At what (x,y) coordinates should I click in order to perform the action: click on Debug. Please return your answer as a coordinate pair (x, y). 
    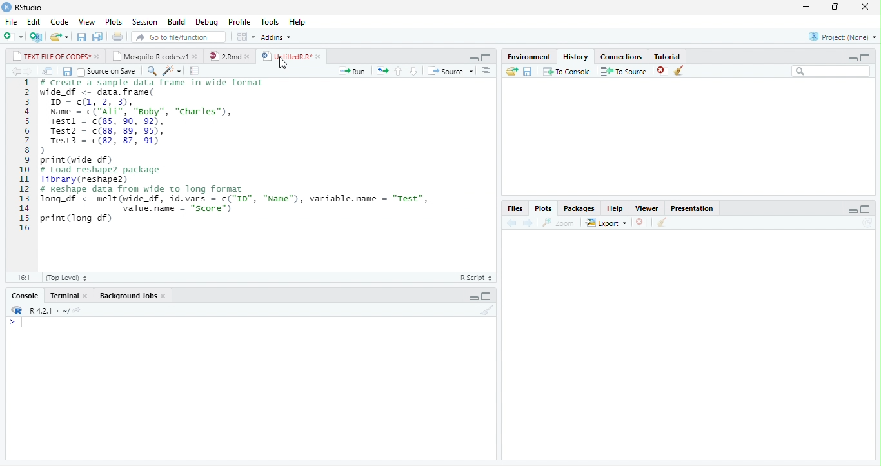
    Looking at the image, I should click on (208, 23).